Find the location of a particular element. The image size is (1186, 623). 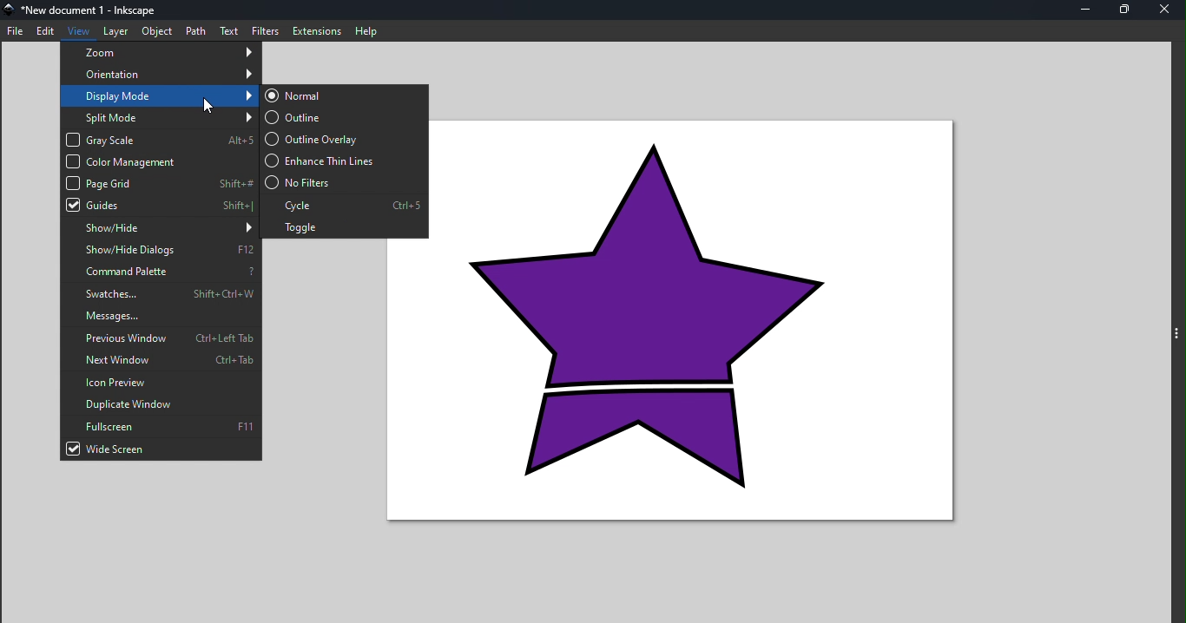

Toggle is located at coordinates (343, 226).